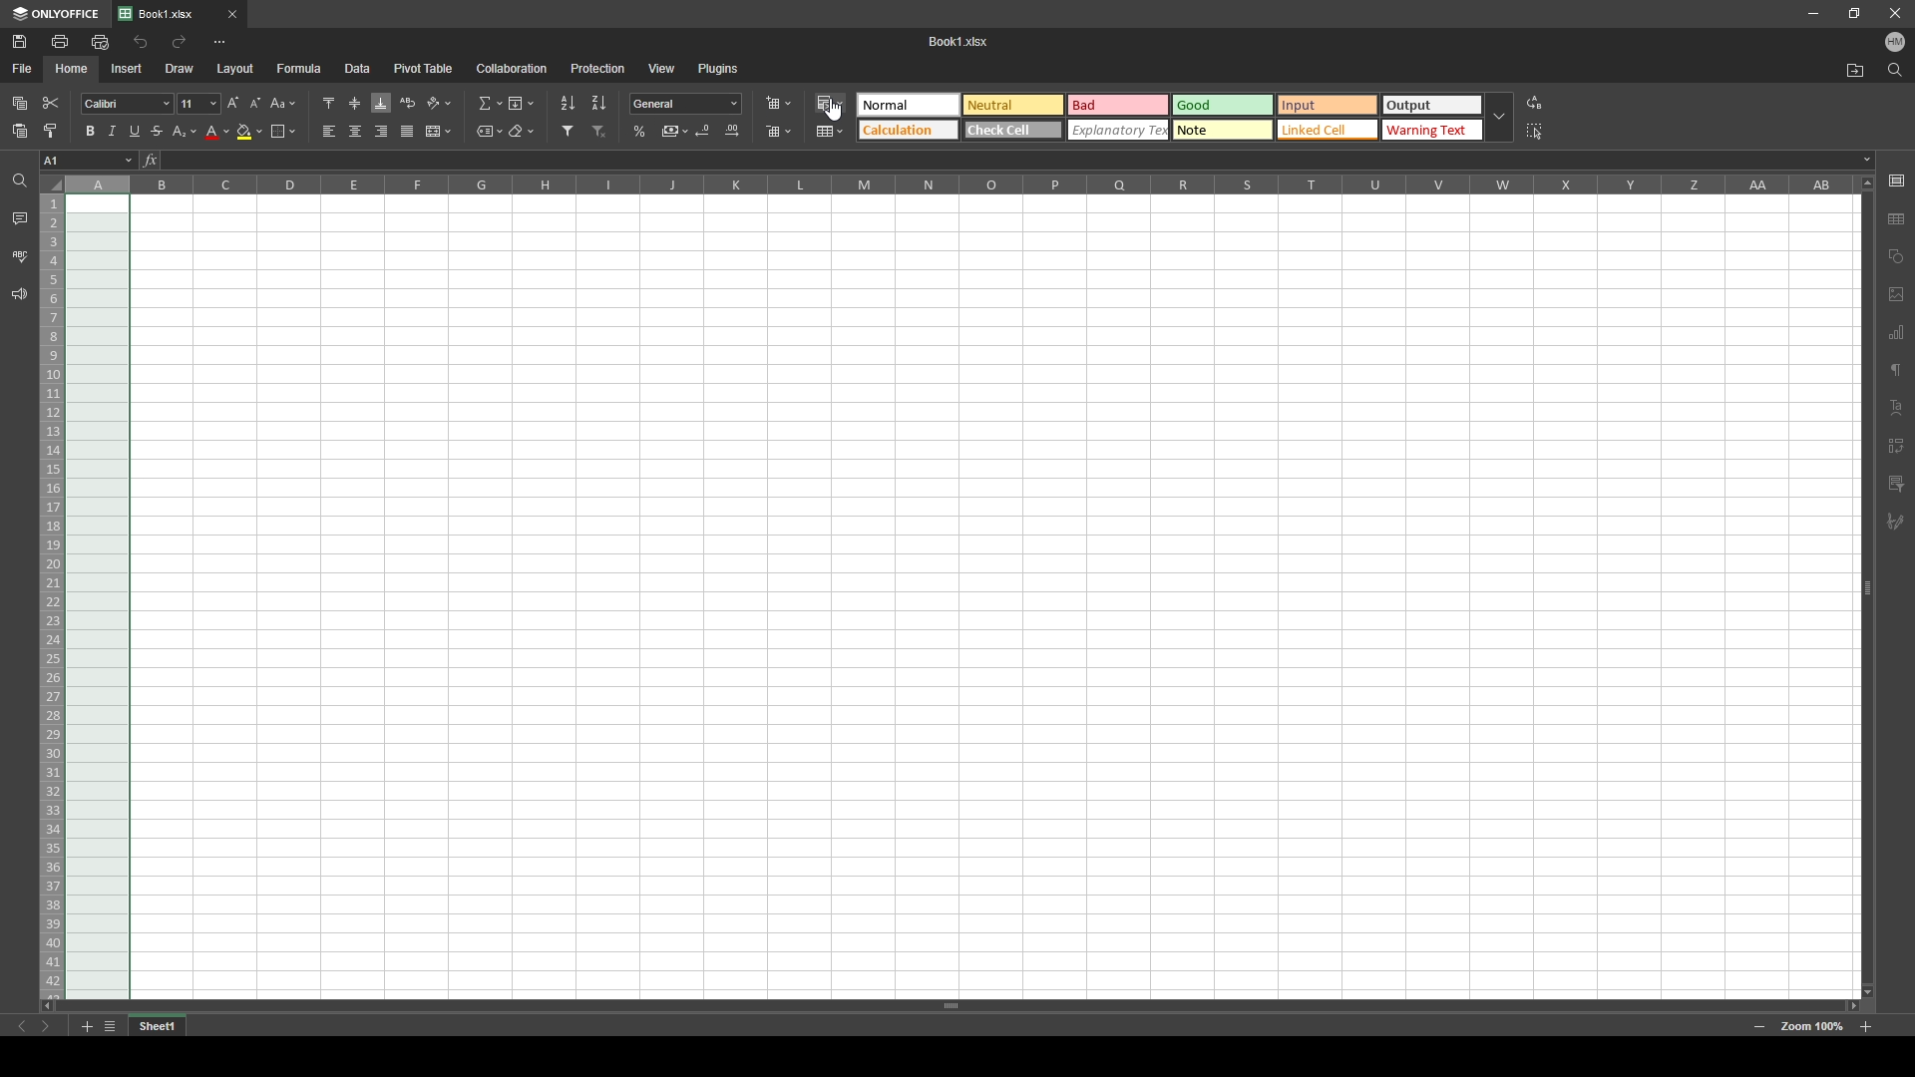 The height and width of the screenshot is (1077, 1915). Describe the element at coordinates (686, 103) in the screenshot. I see `number format` at that location.